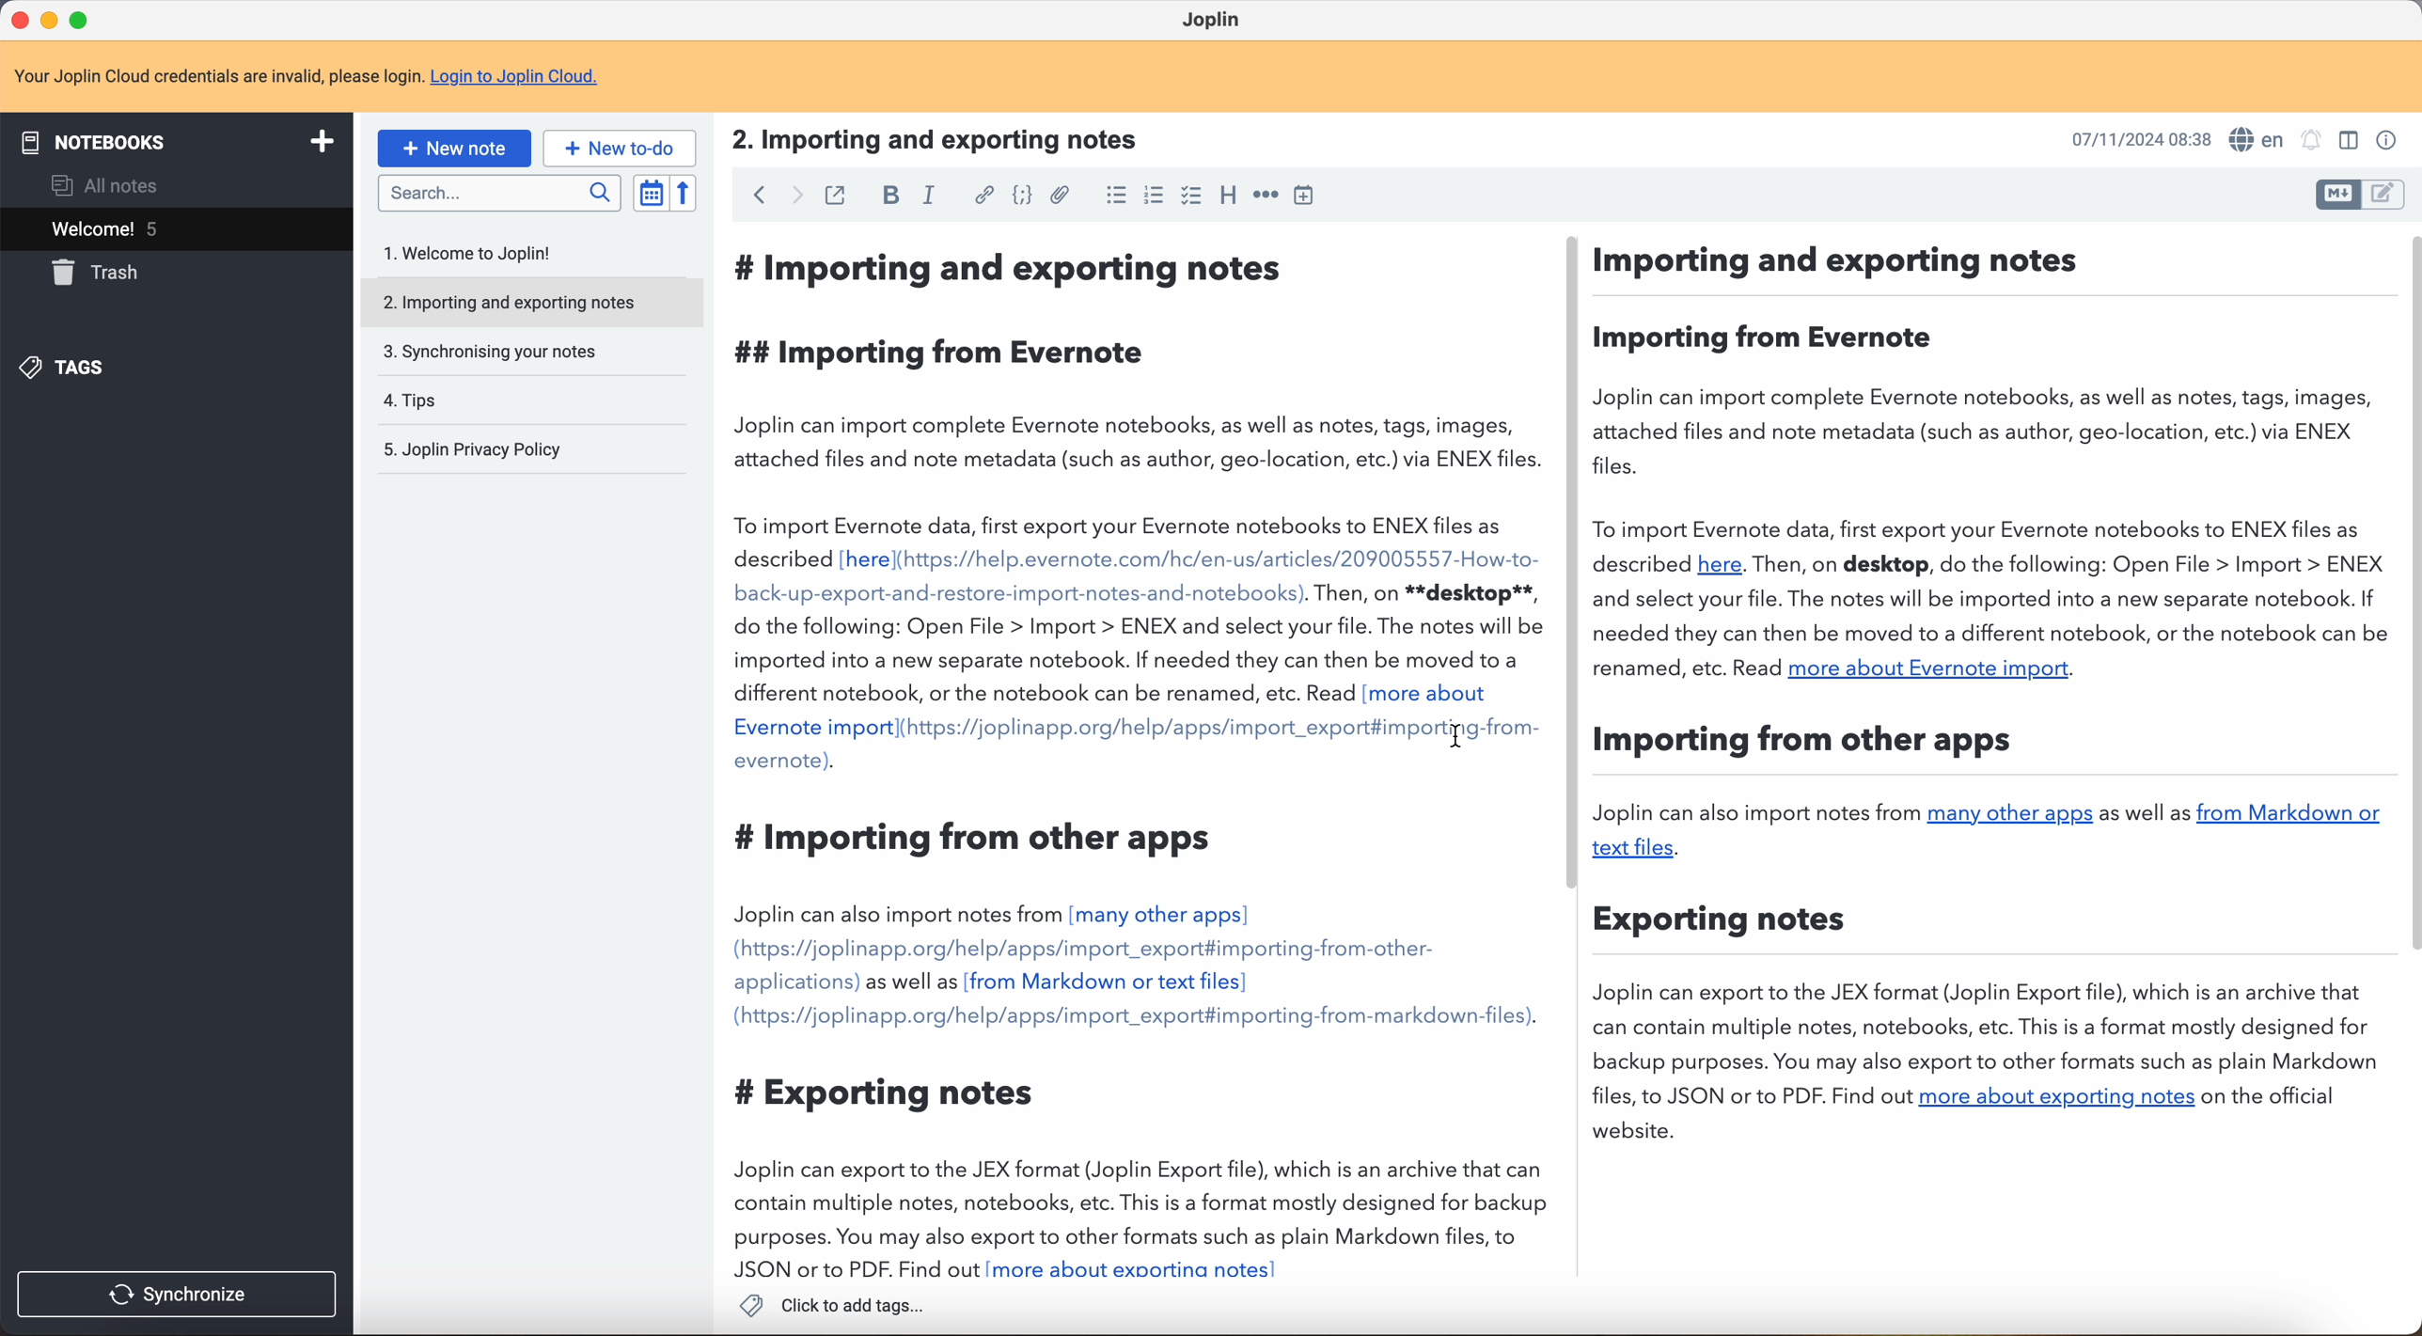 Image resolution: width=2422 pixels, height=1336 pixels. I want to click on back, so click(754, 196).